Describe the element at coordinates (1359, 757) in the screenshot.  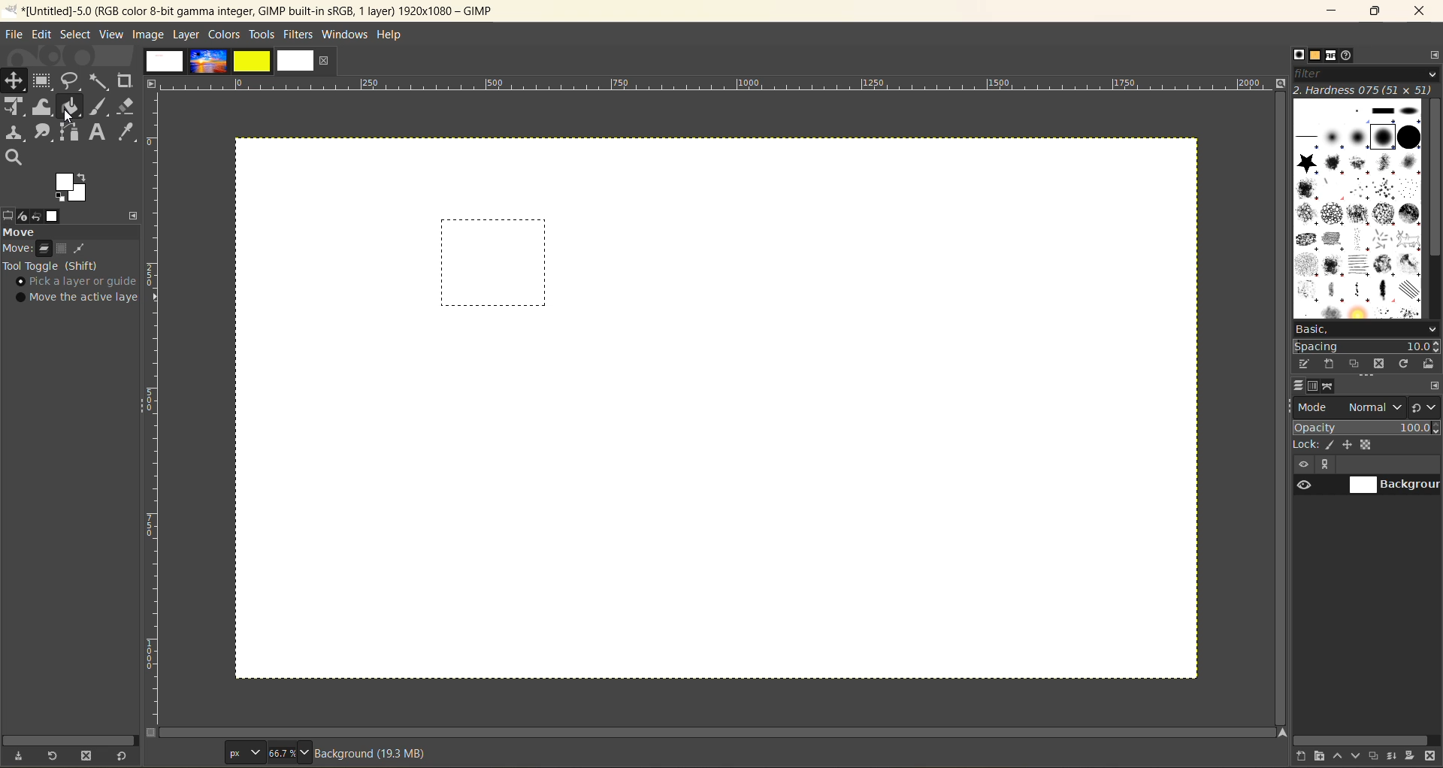
I see `lower this layer` at that location.